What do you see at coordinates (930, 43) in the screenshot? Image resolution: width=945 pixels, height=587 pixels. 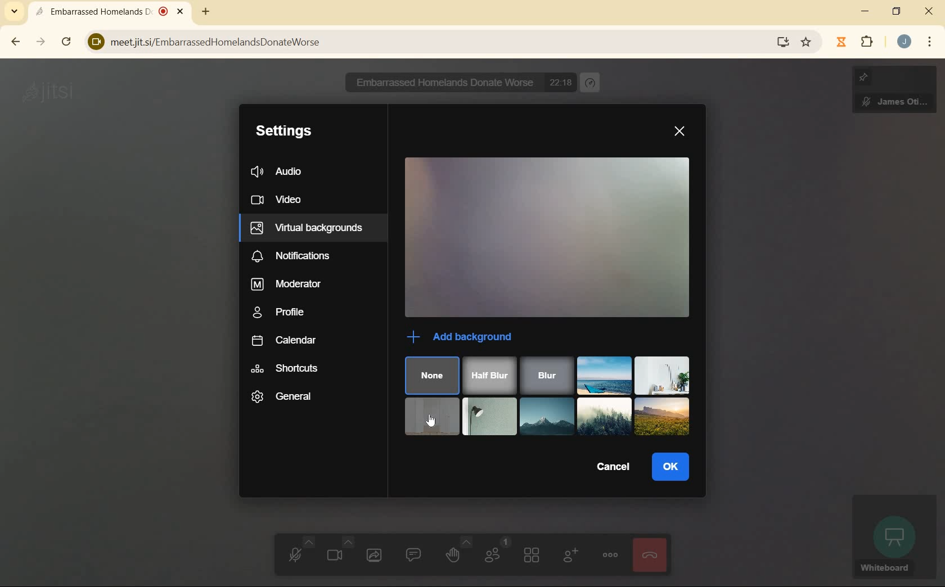 I see `menu` at bounding box center [930, 43].